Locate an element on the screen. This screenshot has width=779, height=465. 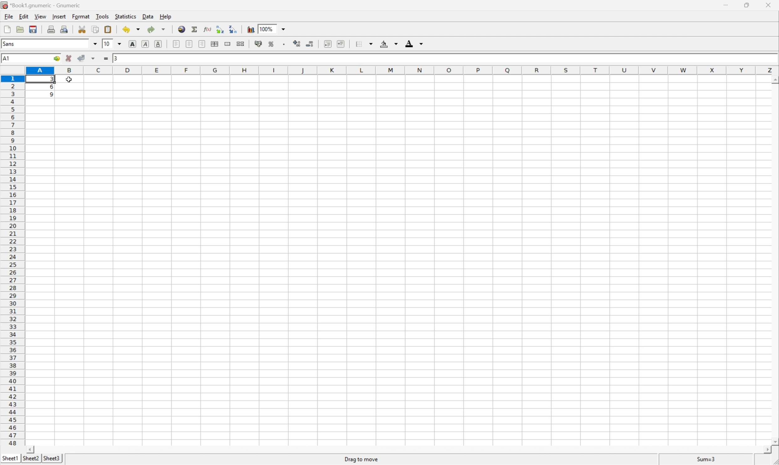
Underline is located at coordinates (159, 44).